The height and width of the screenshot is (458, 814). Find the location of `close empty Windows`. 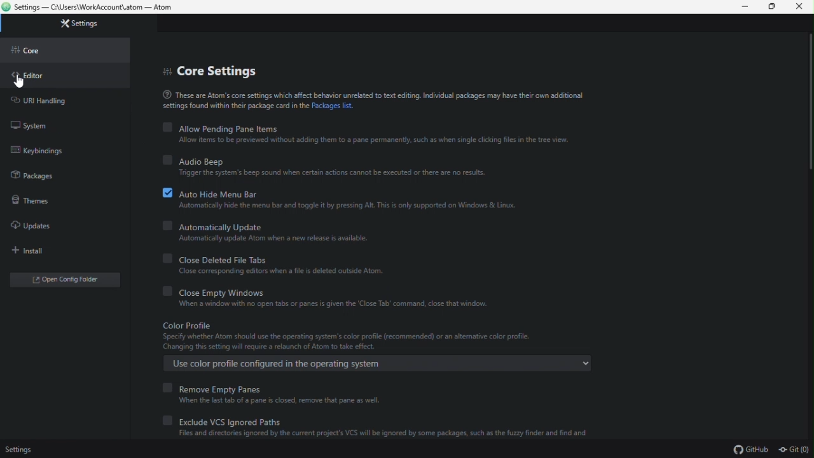

close empty Windows is located at coordinates (341, 291).